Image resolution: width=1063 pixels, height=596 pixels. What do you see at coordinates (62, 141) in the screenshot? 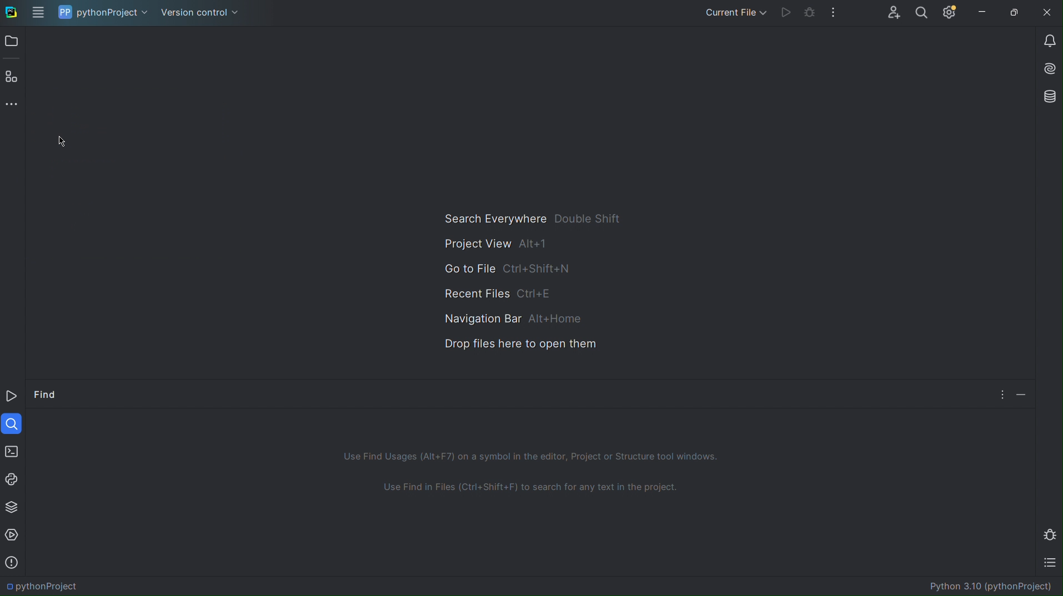
I see `Cursor` at bounding box center [62, 141].